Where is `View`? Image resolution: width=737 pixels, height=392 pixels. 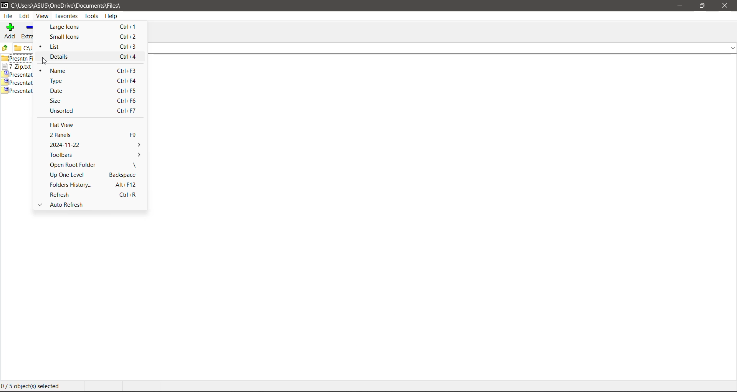
View is located at coordinates (44, 16).